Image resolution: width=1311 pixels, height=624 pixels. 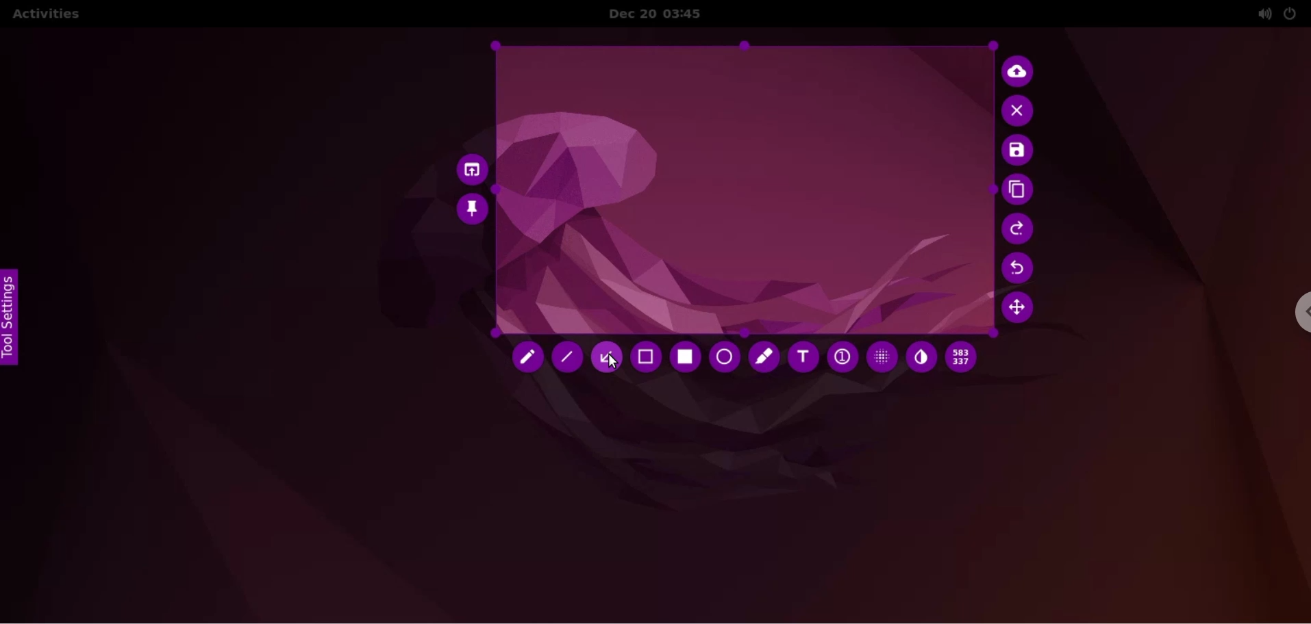 I want to click on x and y coordinates value, so click(x=966, y=357).